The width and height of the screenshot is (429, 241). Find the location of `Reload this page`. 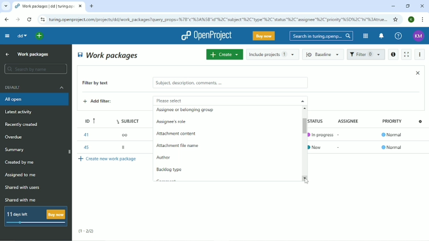

Reload this page is located at coordinates (29, 19).